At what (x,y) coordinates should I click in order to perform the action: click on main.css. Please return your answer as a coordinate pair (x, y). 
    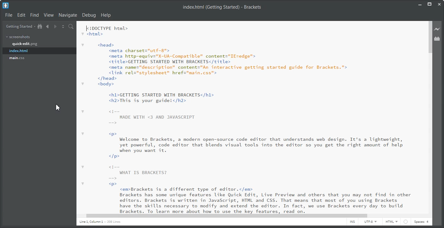
    Looking at the image, I should click on (17, 58).